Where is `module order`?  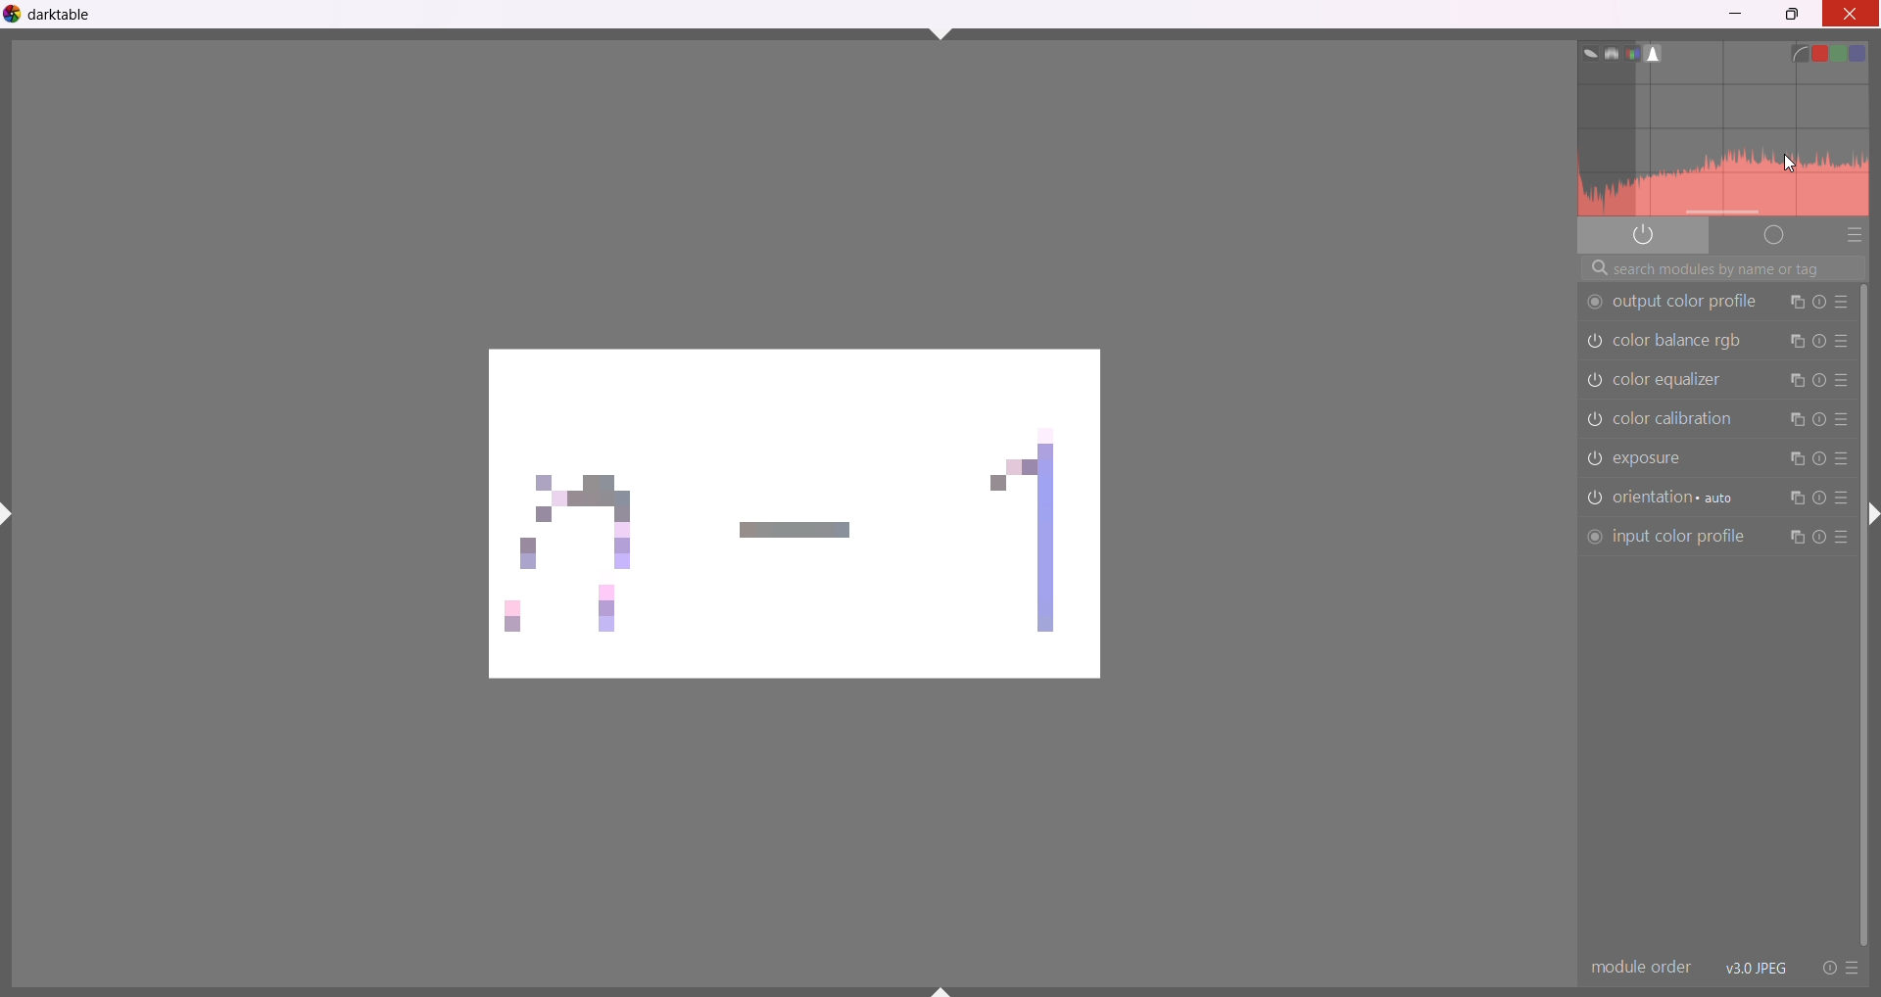 module order is located at coordinates (1639, 968).